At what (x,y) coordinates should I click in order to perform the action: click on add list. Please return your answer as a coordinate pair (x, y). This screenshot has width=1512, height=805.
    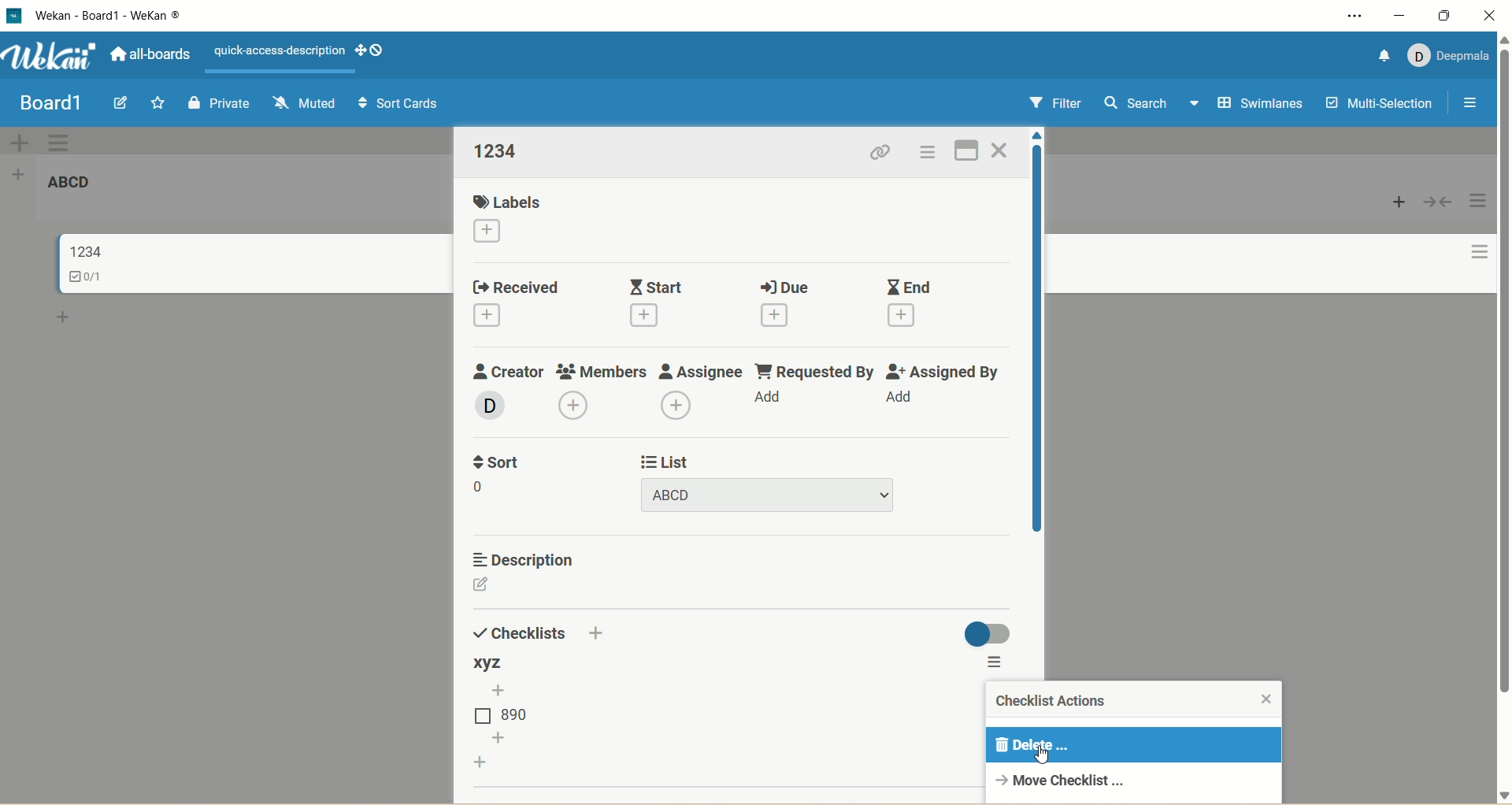
    Looking at the image, I should click on (20, 176).